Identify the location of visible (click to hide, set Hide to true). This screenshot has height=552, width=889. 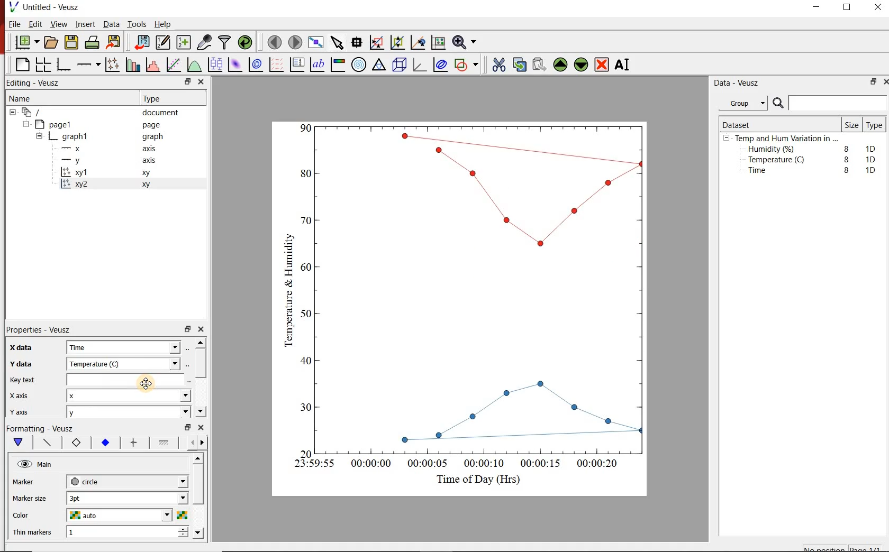
(23, 465).